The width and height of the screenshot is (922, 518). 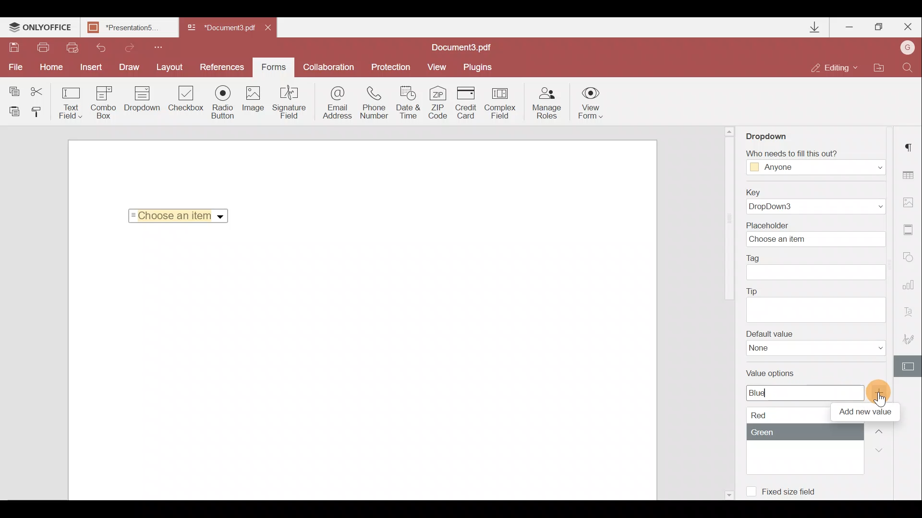 I want to click on Redo, so click(x=130, y=47).